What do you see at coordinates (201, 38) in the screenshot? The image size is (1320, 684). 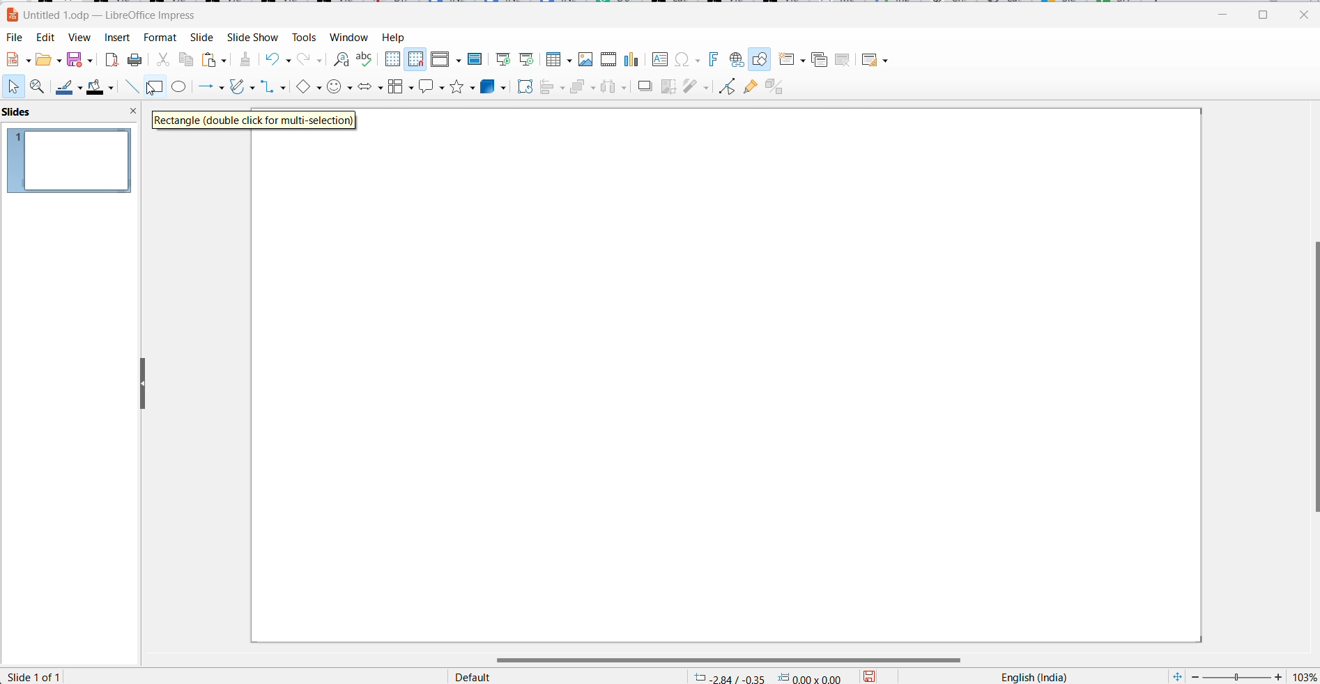 I see `Slide` at bounding box center [201, 38].